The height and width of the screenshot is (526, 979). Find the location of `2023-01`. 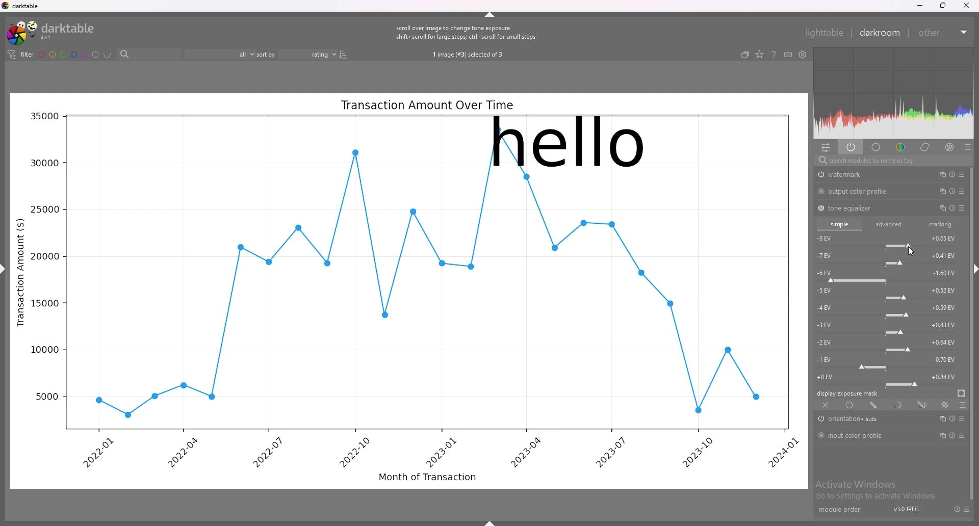

2023-01 is located at coordinates (440, 452).